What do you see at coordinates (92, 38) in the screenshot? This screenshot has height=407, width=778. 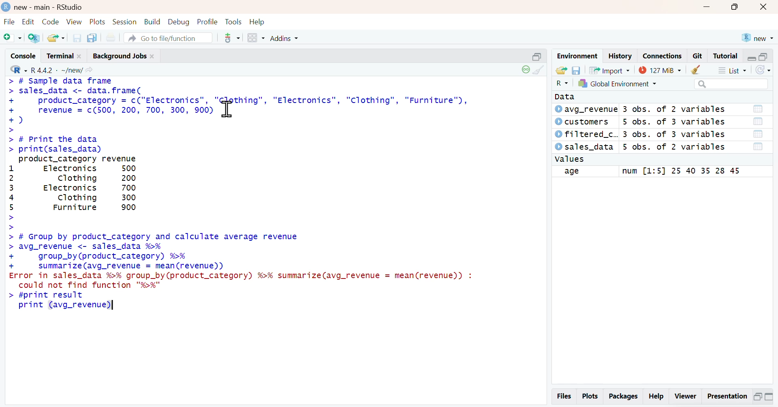 I see `Save all open documents` at bounding box center [92, 38].